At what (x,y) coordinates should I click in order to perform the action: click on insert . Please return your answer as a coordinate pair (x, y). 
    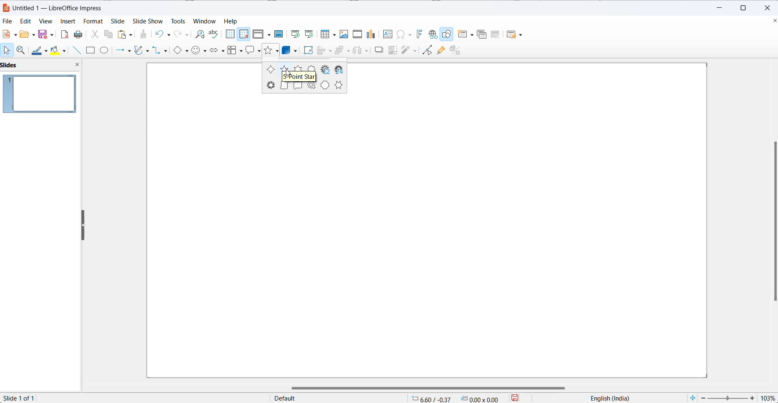
    Looking at the image, I should click on (68, 23).